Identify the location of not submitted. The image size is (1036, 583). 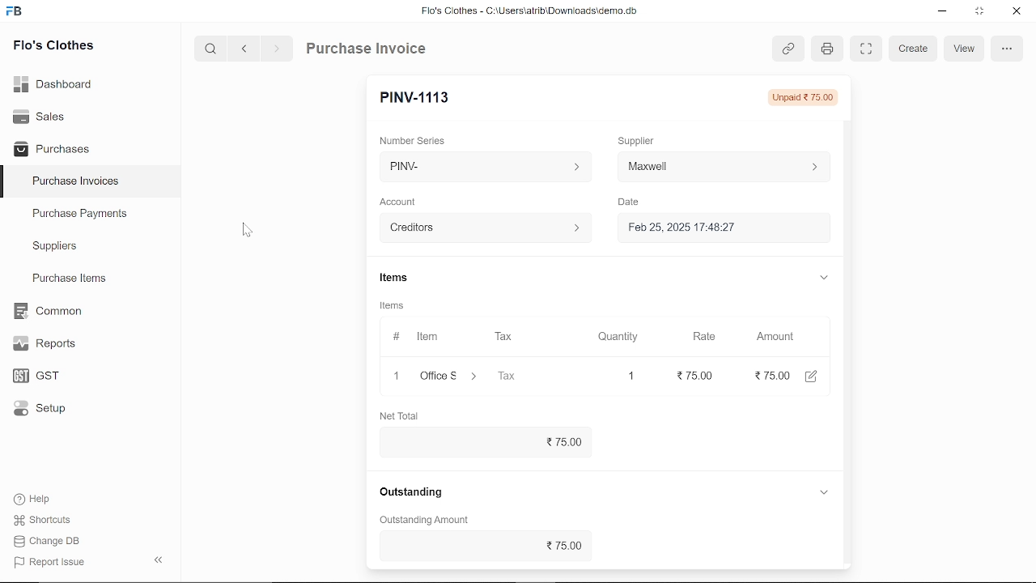
(801, 97).